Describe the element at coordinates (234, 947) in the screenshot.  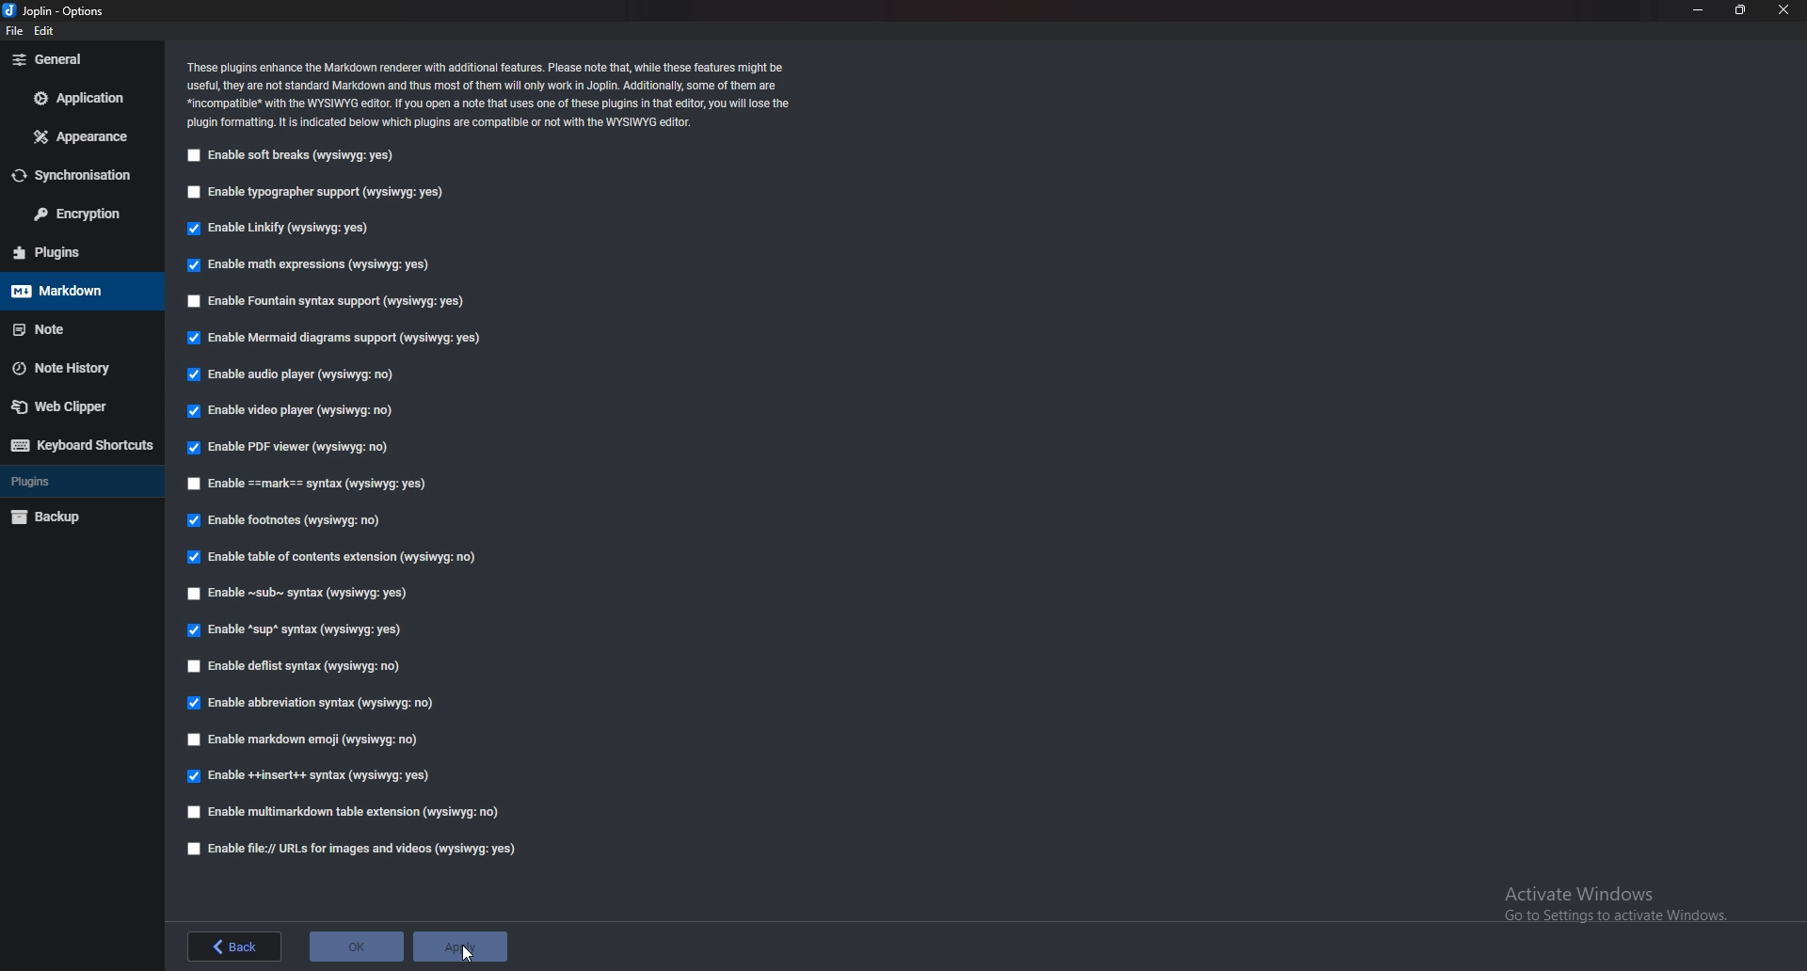
I see `back` at that location.